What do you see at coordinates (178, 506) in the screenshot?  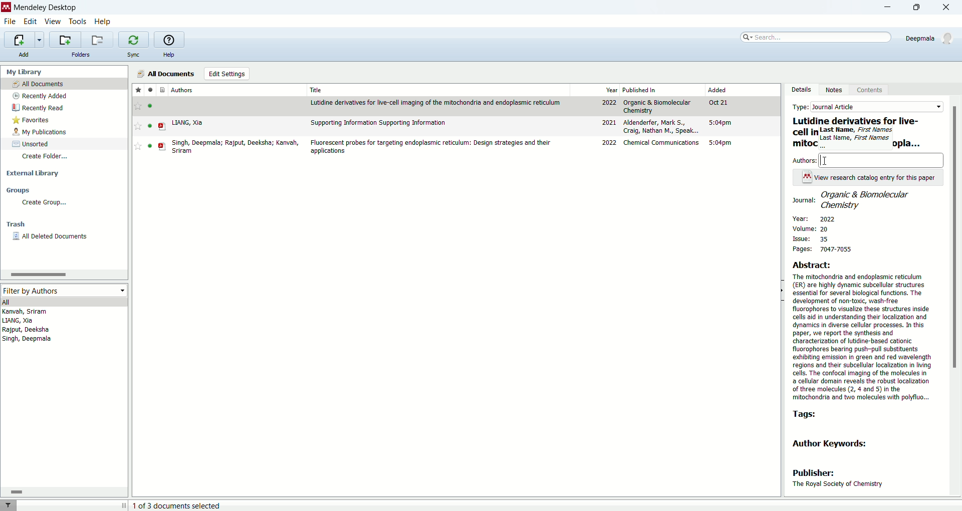 I see `document selected` at bounding box center [178, 506].